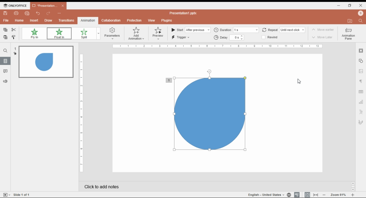 The image size is (366, 198). I want to click on , so click(361, 123).